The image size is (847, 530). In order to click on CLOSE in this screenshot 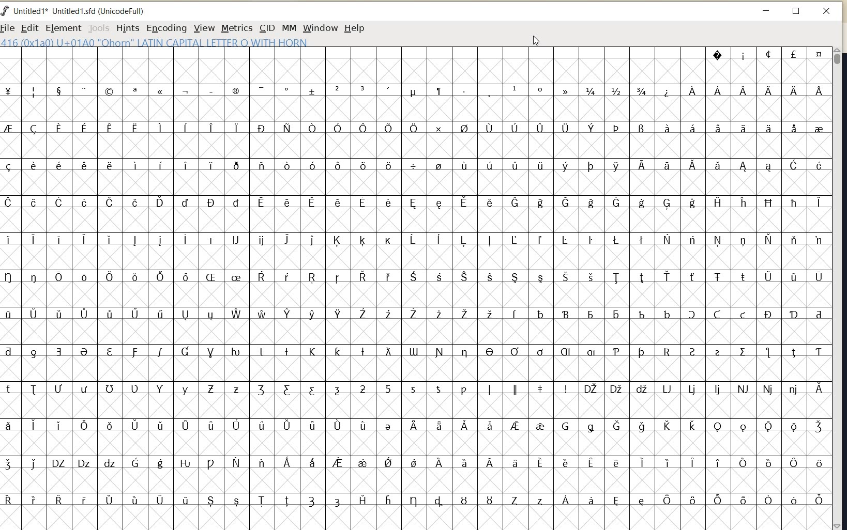, I will do `click(827, 11)`.